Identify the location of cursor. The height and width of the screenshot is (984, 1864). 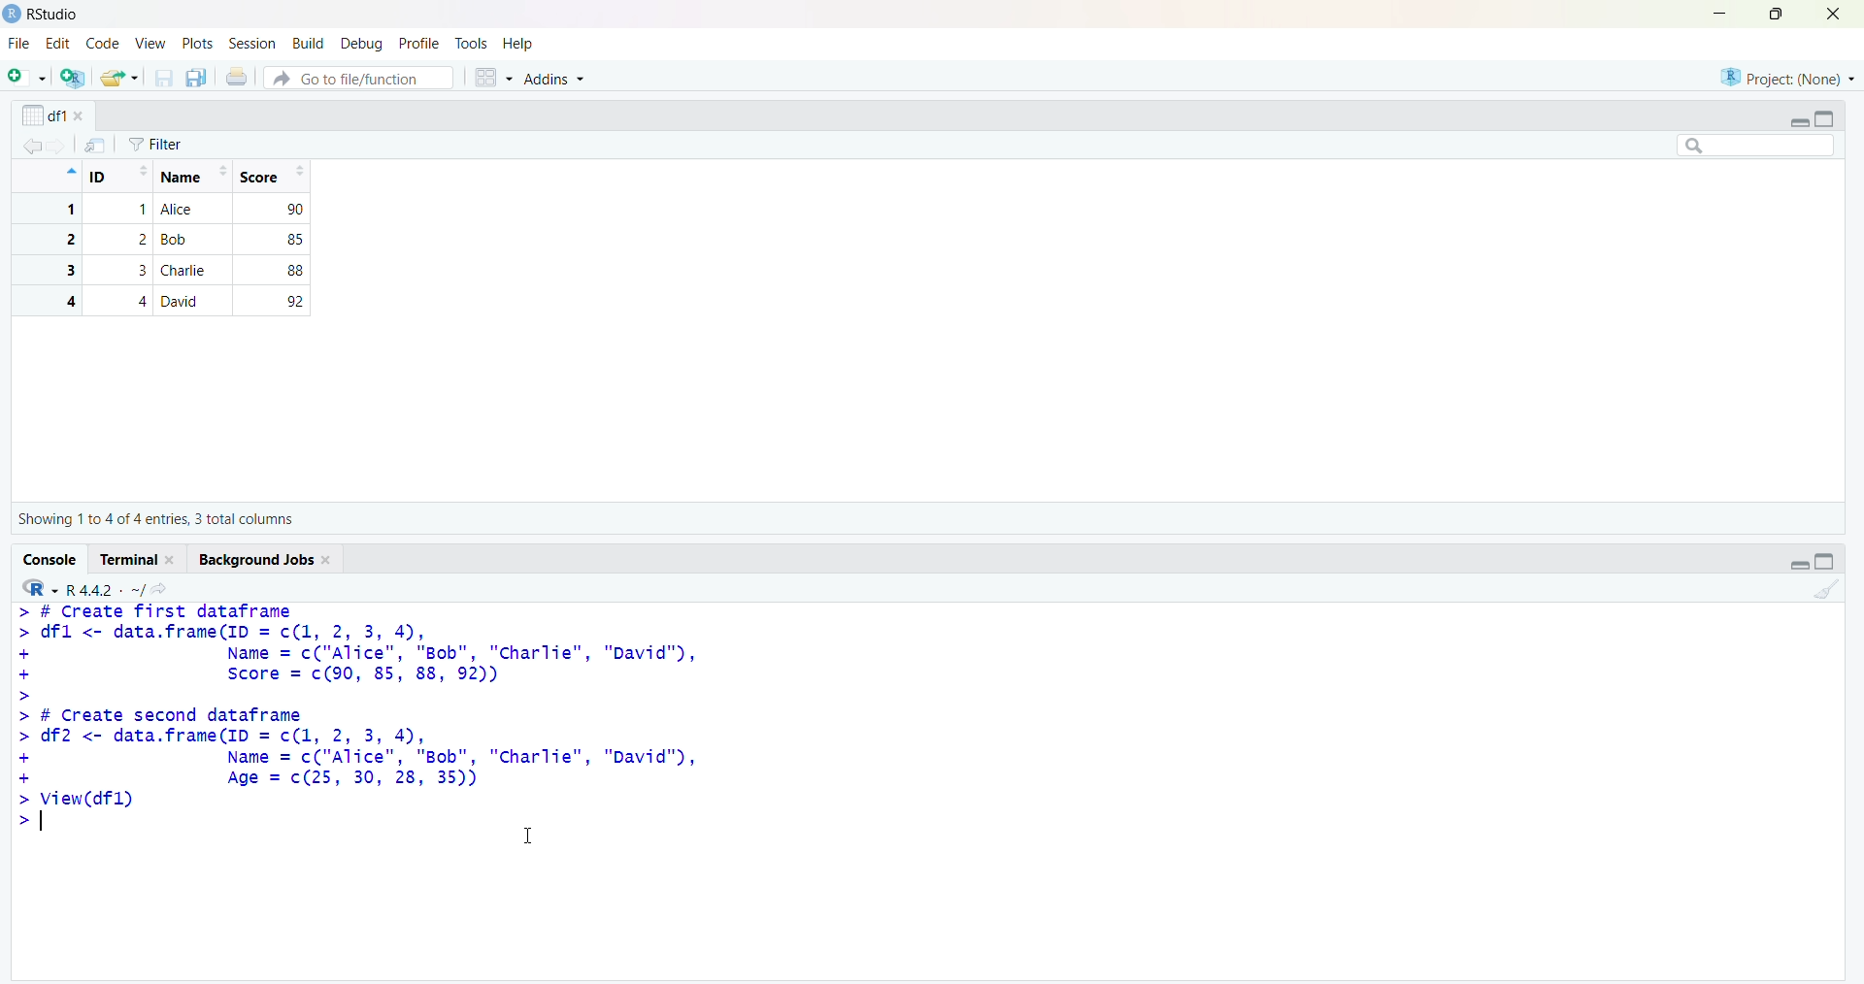
(529, 835).